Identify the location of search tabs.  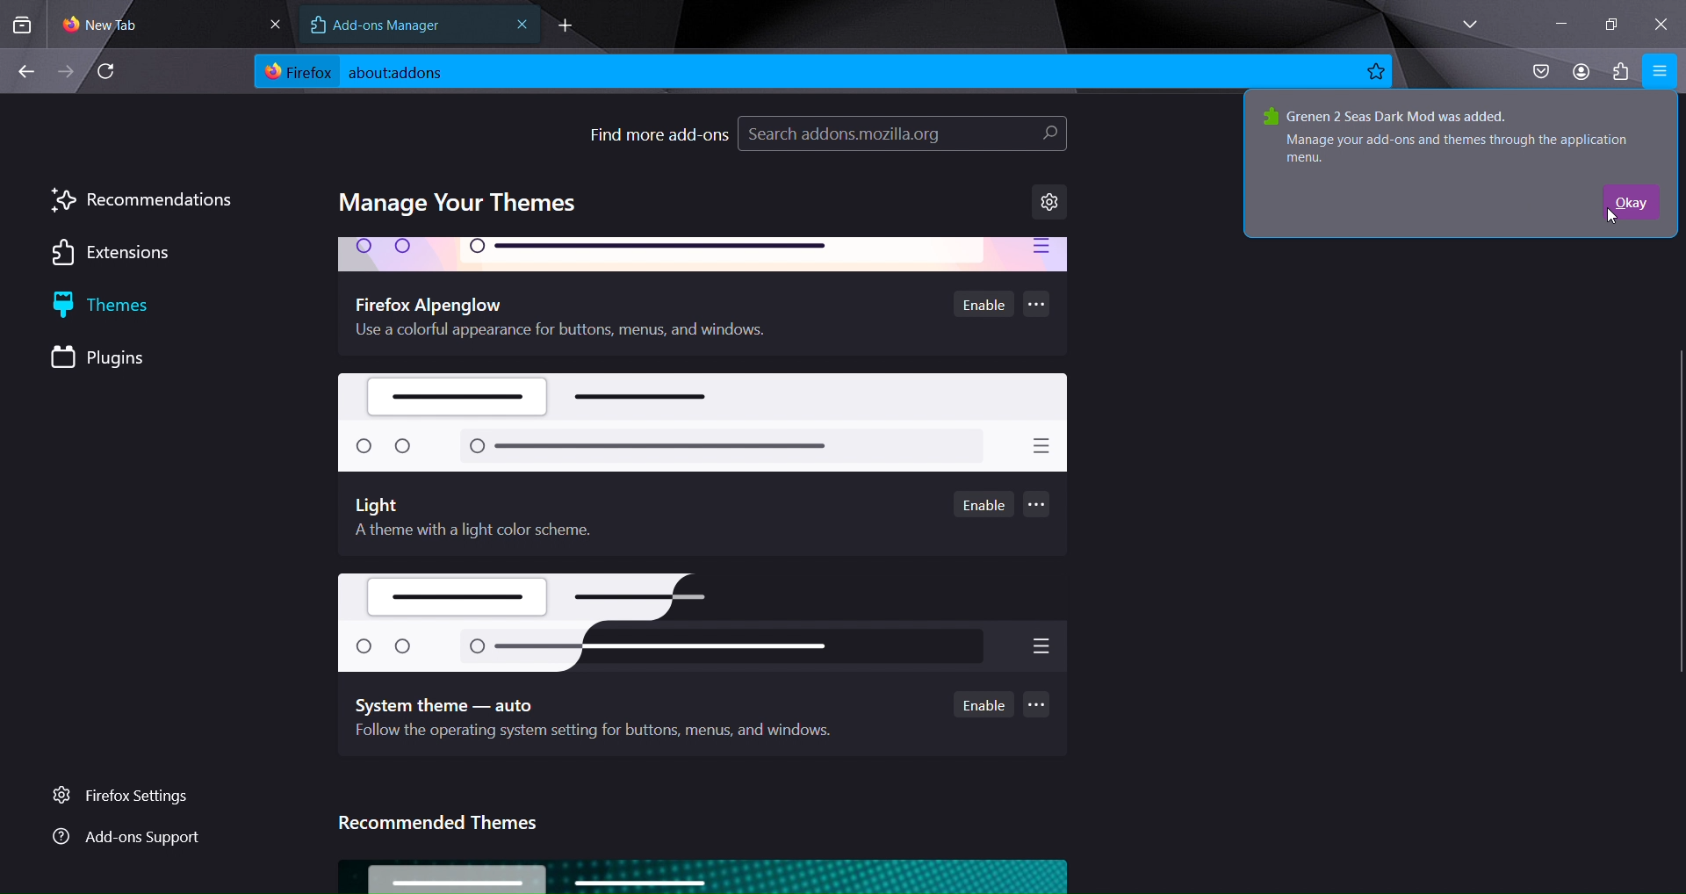
(22, 25).